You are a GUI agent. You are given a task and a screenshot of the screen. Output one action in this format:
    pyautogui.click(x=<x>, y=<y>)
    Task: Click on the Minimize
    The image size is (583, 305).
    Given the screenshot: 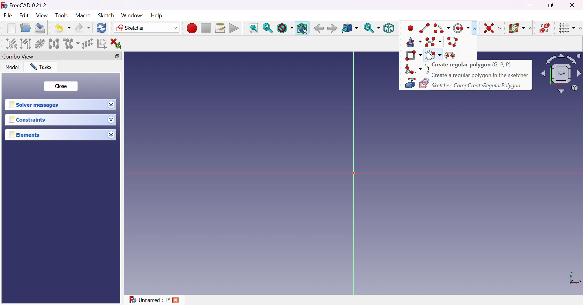 What is the action you would take?
    pyautogui.click(x=530, y=5)
    